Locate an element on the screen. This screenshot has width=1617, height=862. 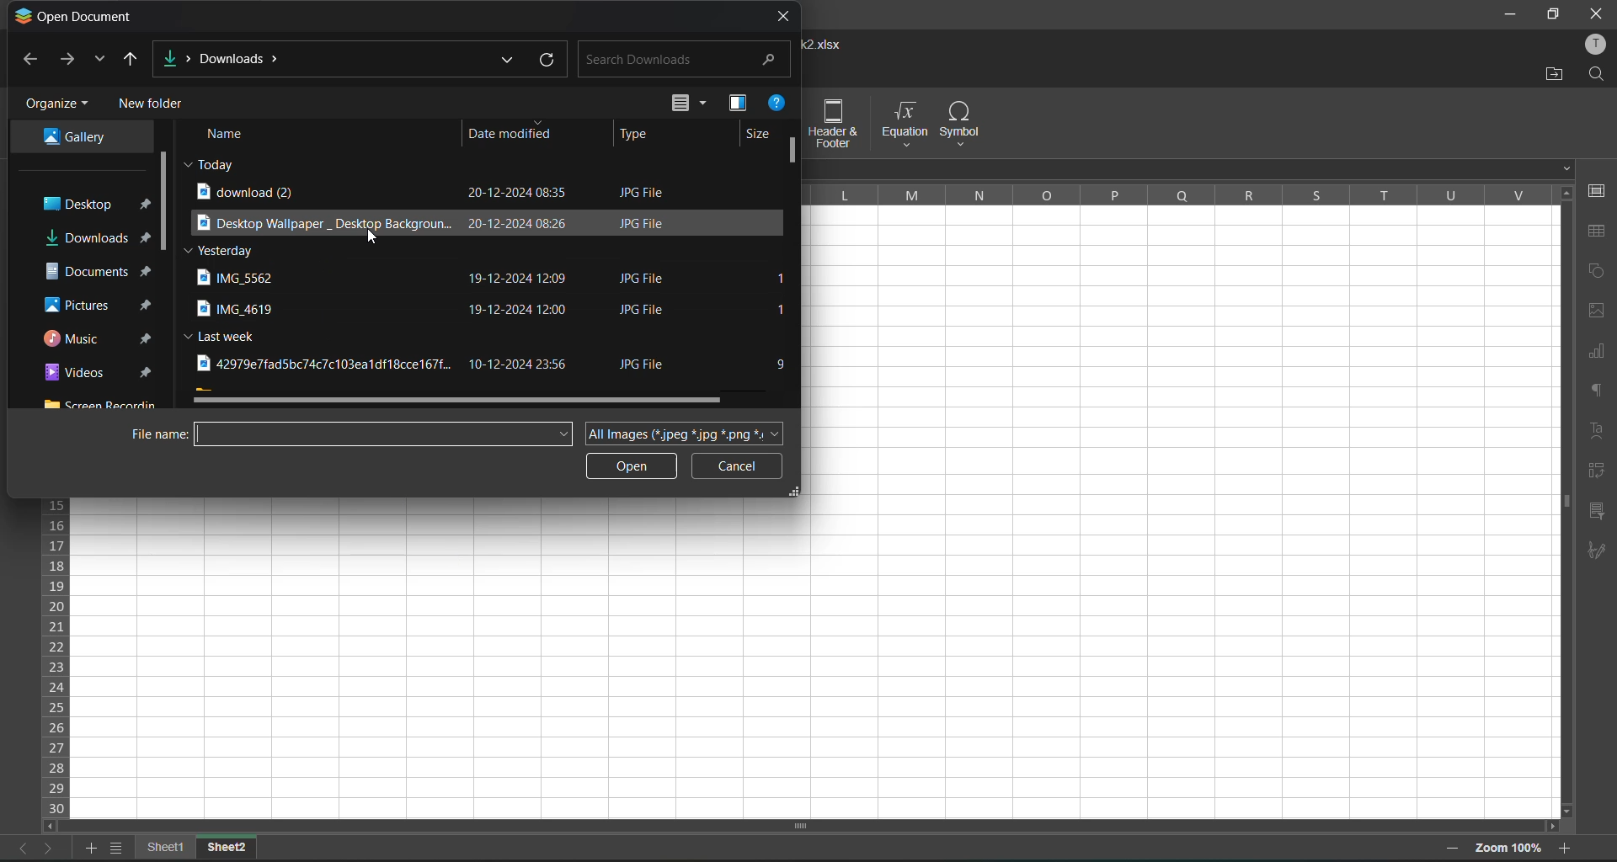
zoom in is located at coordinates (1566, 845).